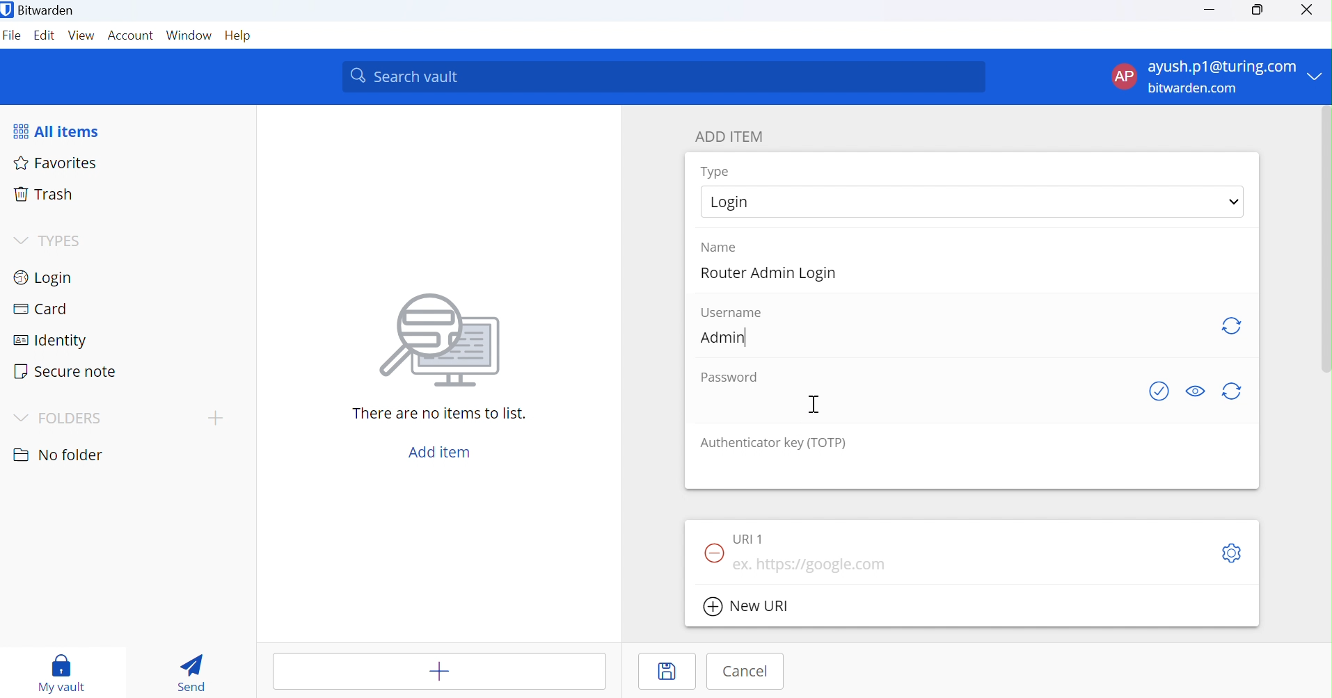 Image resolution: width=1332 pixels, height=698 pixels. Describe the element at coordinates (45, 196) in the screenshot. I see `Trash` at that location.